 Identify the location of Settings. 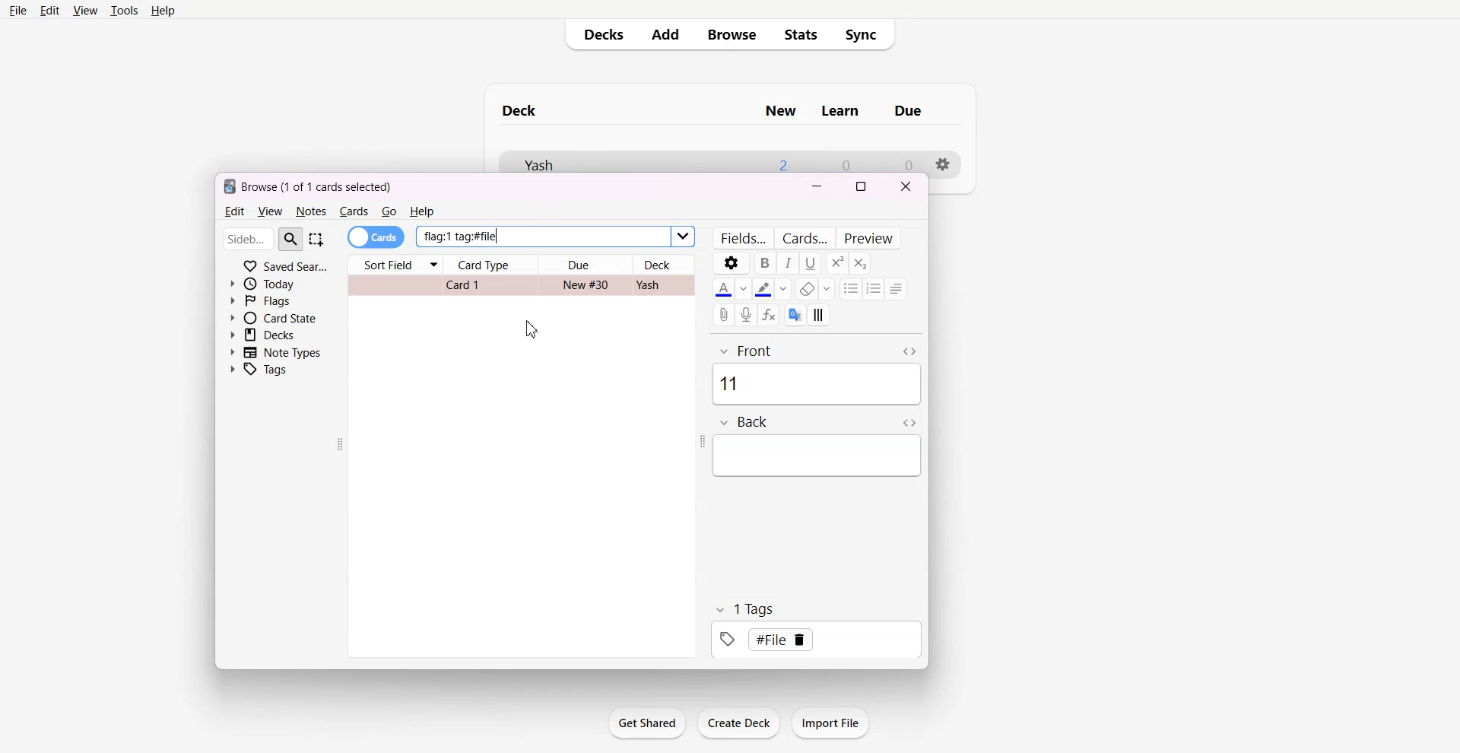
(730, 263).